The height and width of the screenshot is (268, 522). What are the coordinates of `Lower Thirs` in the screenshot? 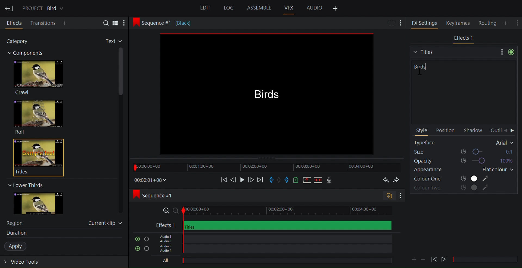 It's located at (25, 185).